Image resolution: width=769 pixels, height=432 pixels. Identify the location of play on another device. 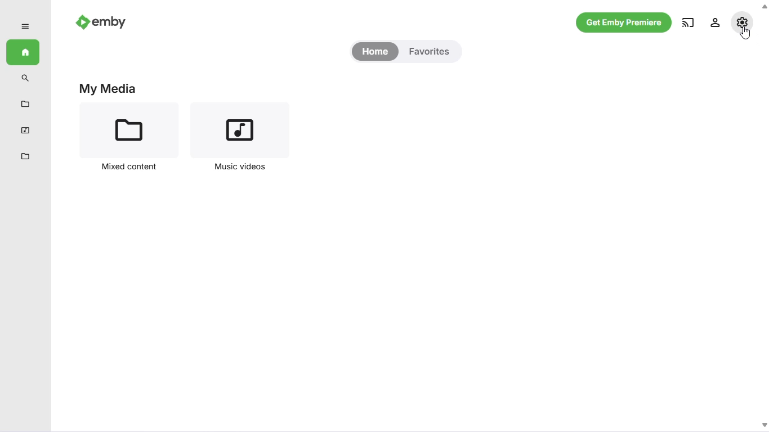
(688, 22).